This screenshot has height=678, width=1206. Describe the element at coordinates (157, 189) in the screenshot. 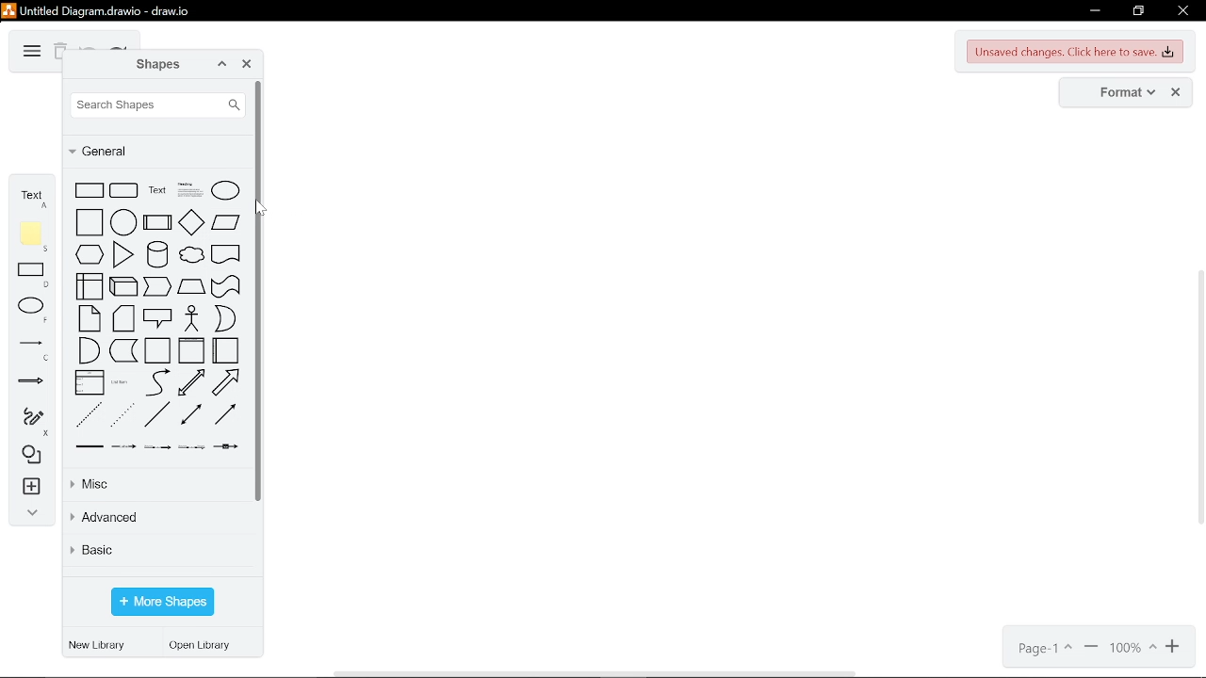

I see `text` at that location.